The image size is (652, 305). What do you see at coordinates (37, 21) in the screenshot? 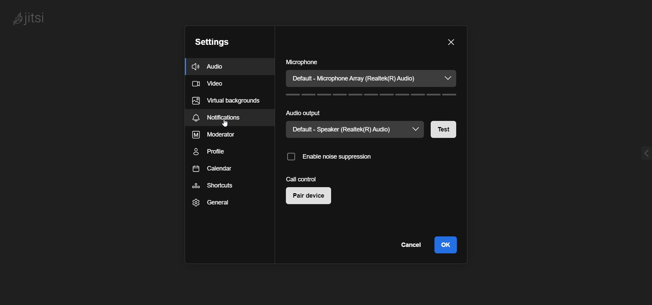
I see `logo` at bounding box center [37, 21].